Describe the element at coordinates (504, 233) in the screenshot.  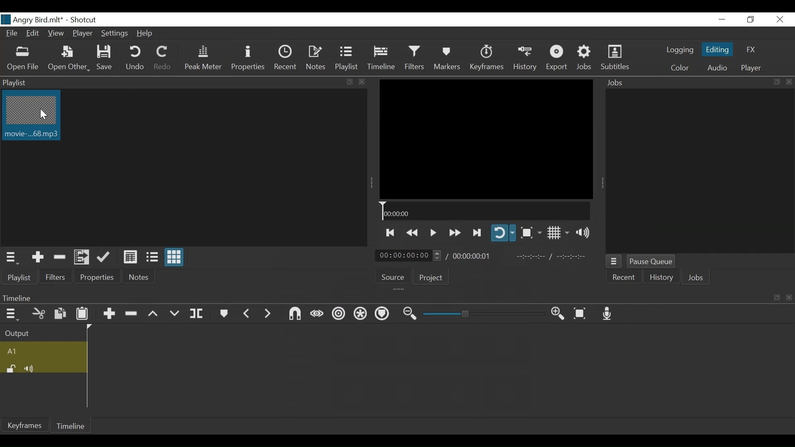
I see `Toggle player on looping` at that location.